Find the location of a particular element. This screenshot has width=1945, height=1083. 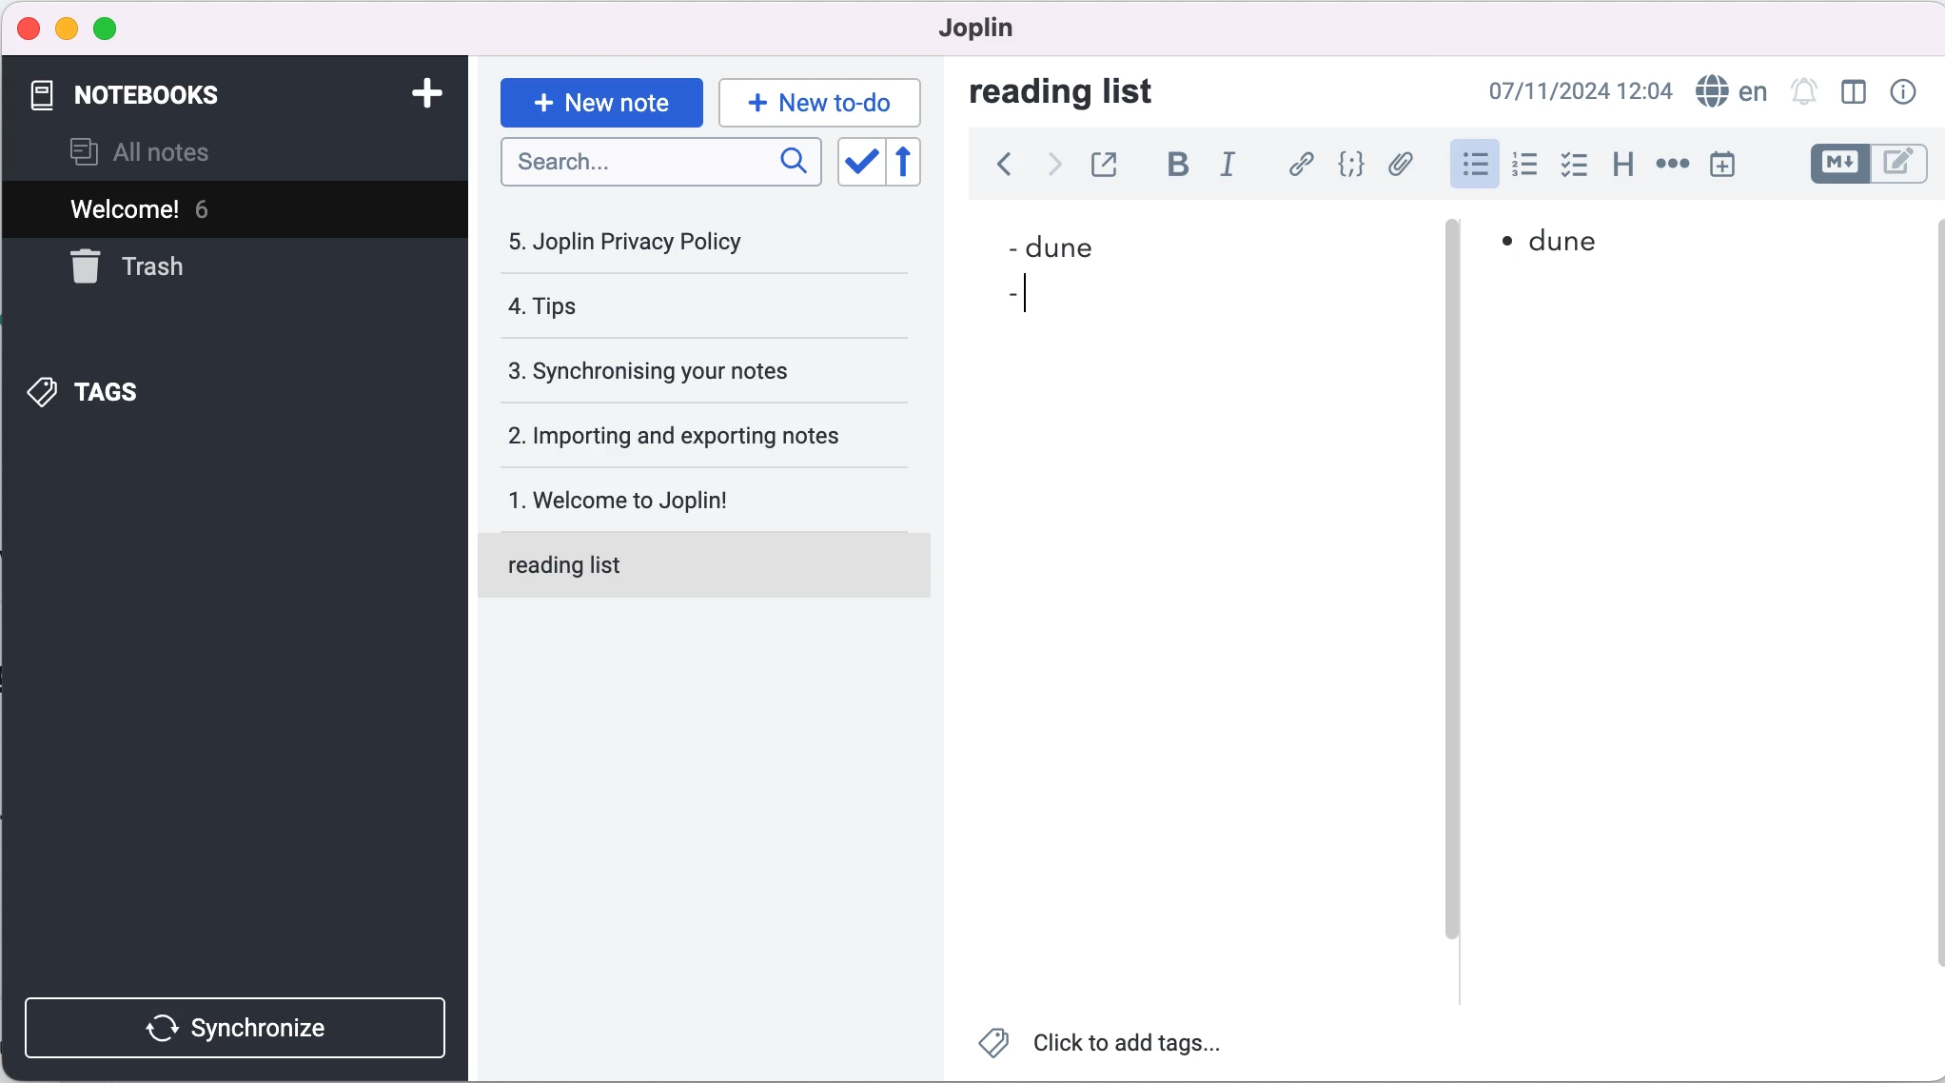

click to add tags is located at coordinates (1105, 1050).